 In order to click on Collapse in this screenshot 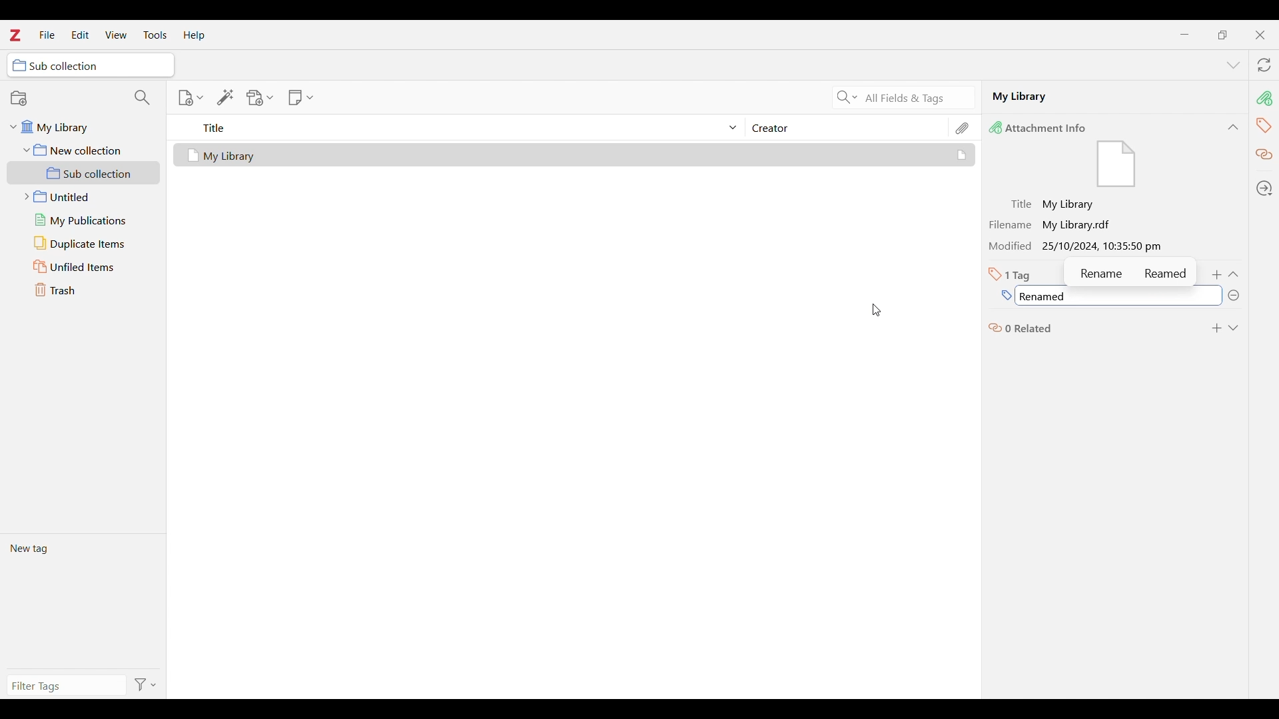, I will do `click(1233, 274)`.